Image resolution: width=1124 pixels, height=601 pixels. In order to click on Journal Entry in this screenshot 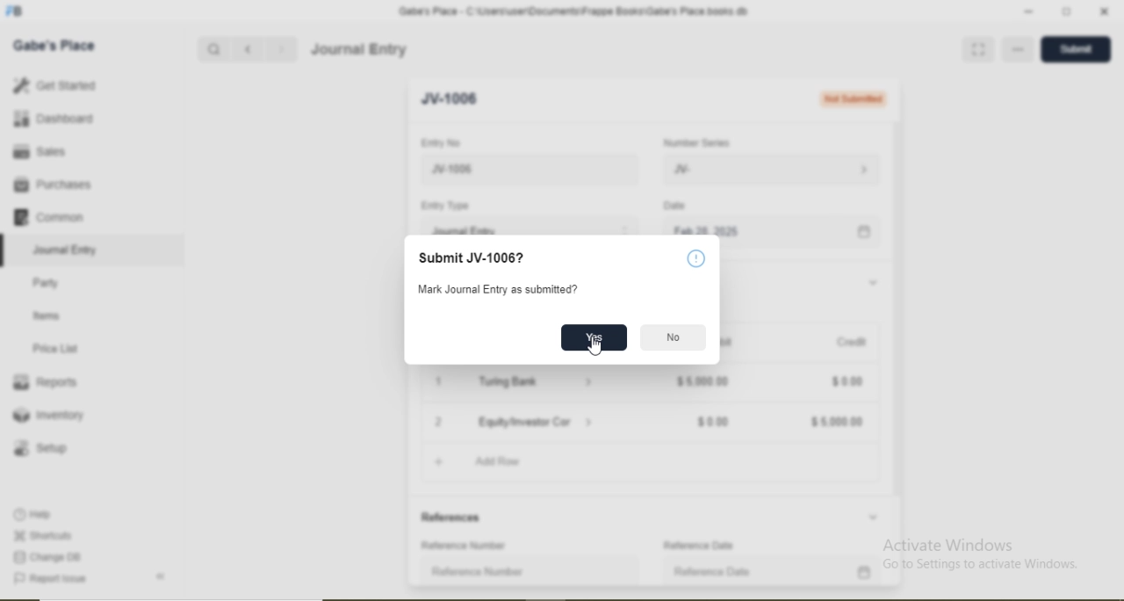, I will do `click(466, 229)`.